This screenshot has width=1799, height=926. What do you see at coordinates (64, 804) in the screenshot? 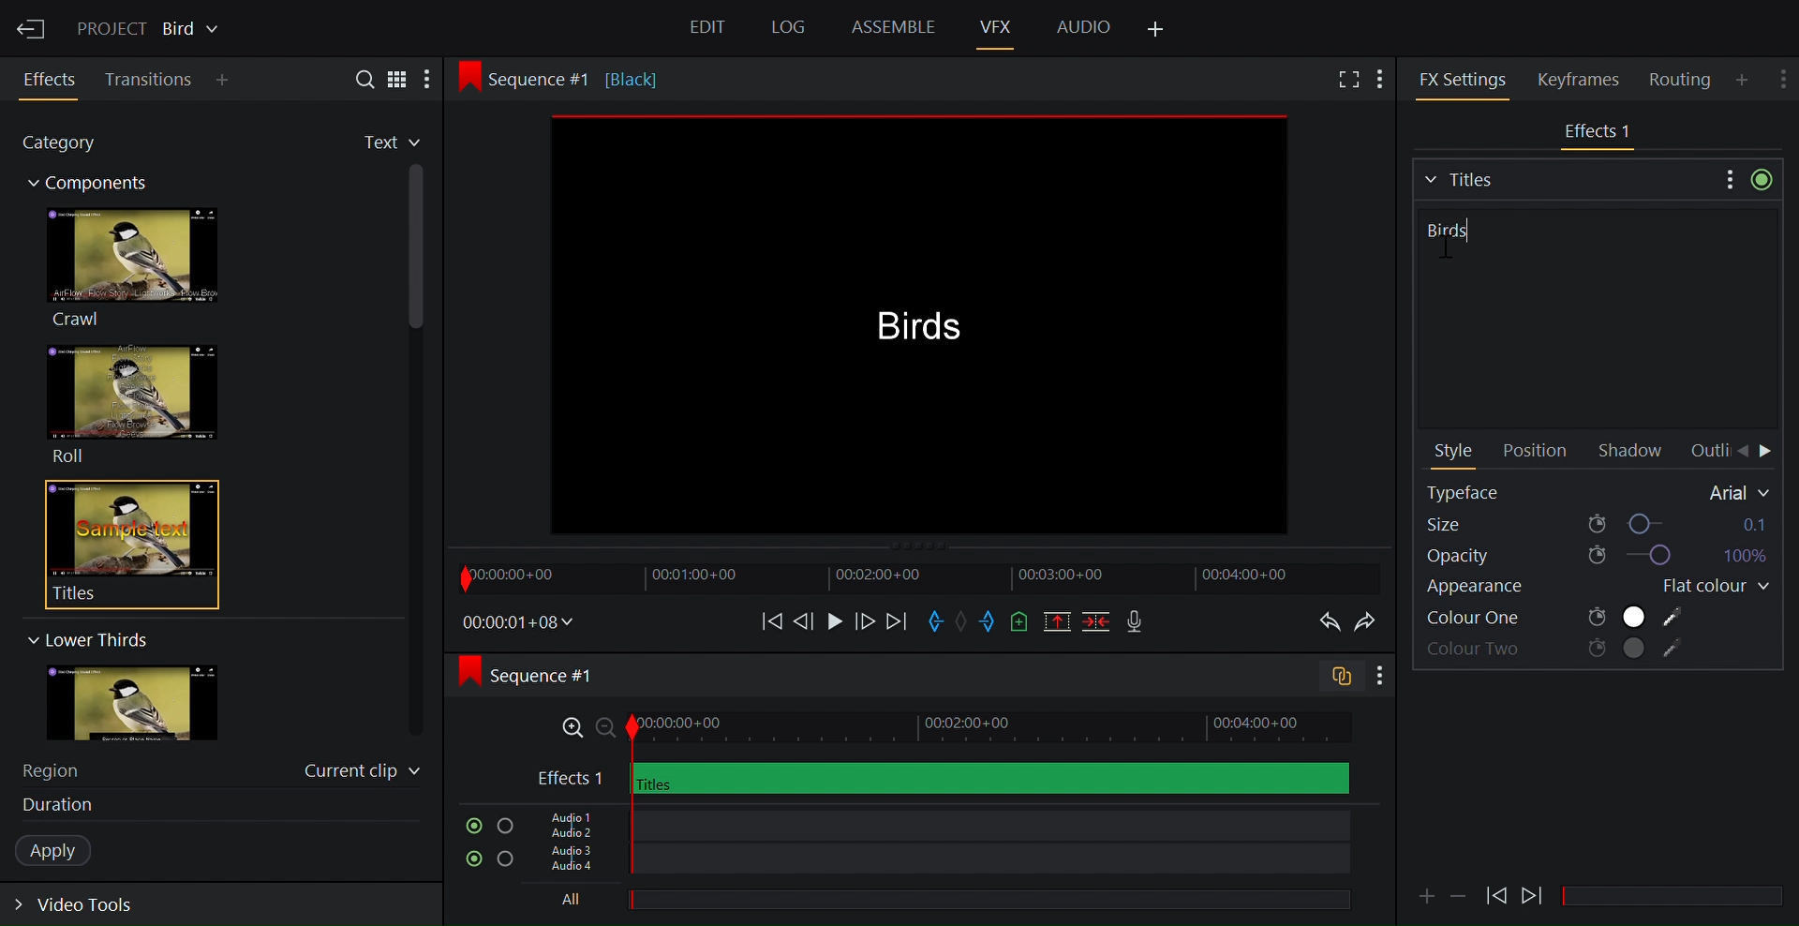
I see `` at bounding box center [64, 804].